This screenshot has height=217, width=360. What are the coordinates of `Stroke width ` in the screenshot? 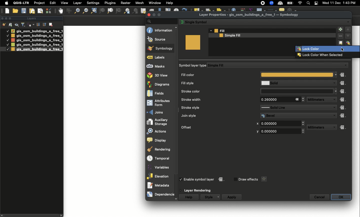 It's located at (216, 99).